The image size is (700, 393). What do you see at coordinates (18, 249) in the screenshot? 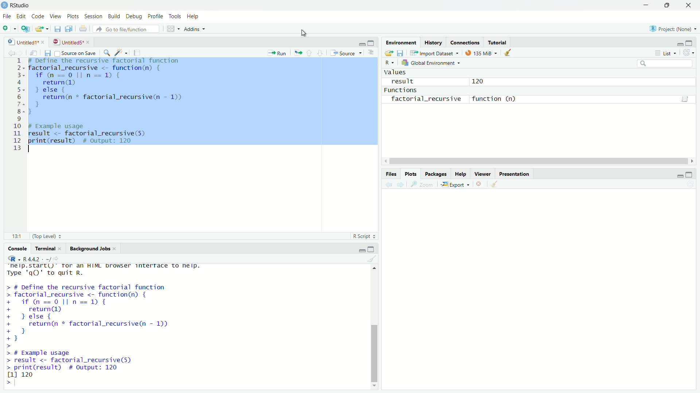
I see `Console` at bounding box center [18, 249].